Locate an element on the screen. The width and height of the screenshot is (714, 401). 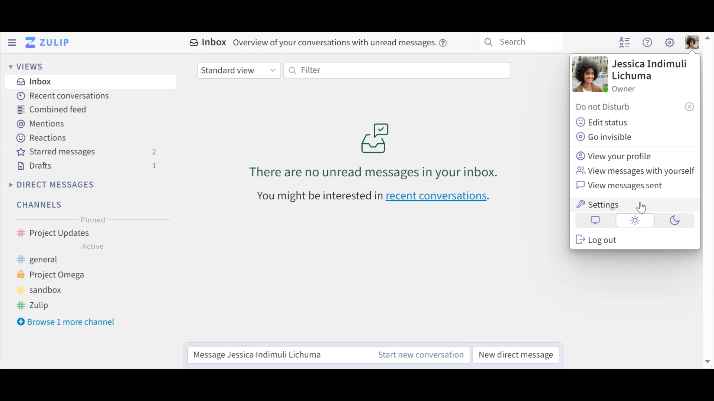
Do not Disturb is located at coordinates (634, 107).